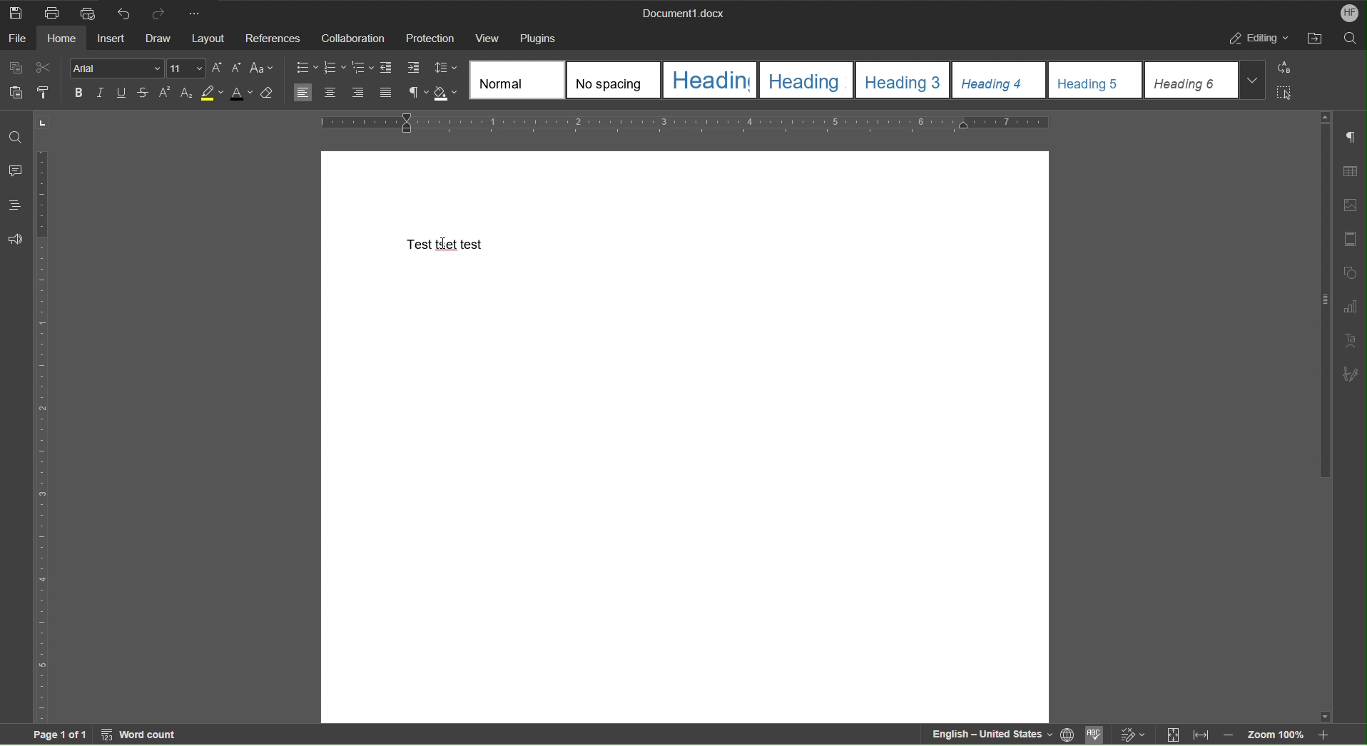  Describe the element at coordinates (16, 137) in the screenshot. I see `Find` at that location.